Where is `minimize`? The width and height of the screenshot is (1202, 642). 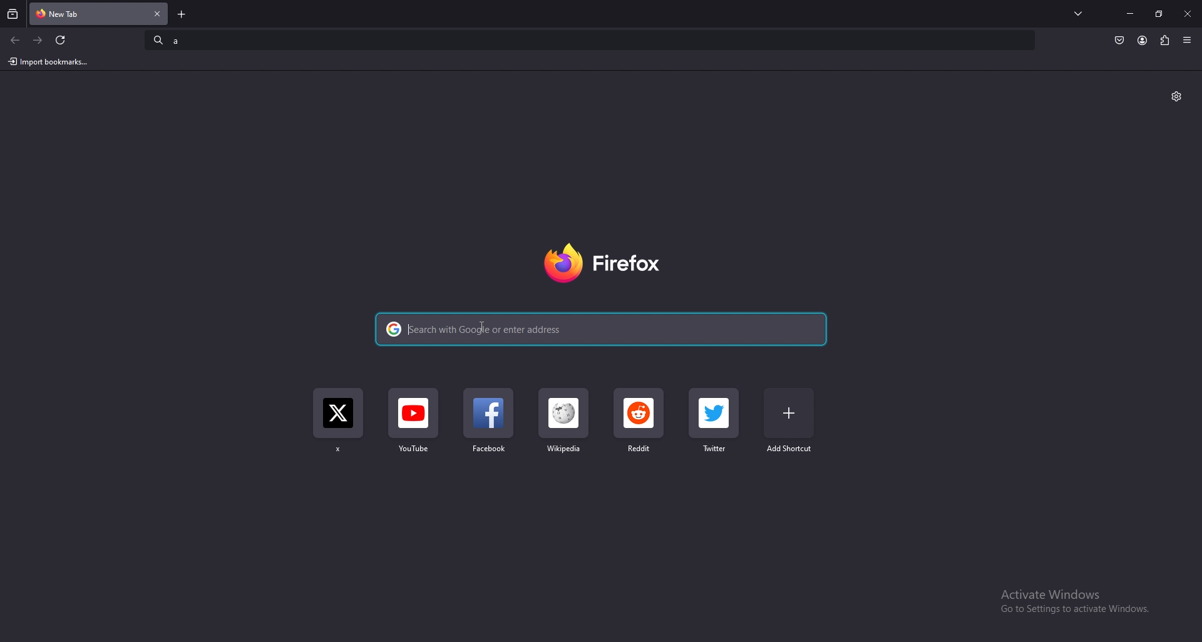
minimize is located at coordinates (1131, 13).